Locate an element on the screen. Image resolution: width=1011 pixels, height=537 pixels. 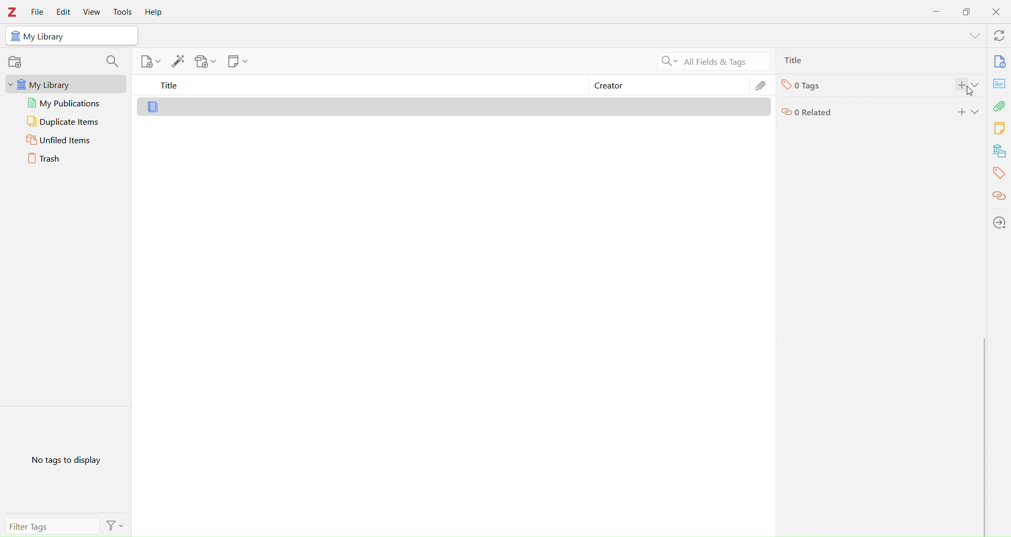
Creator is located at coordinates (663, 86).